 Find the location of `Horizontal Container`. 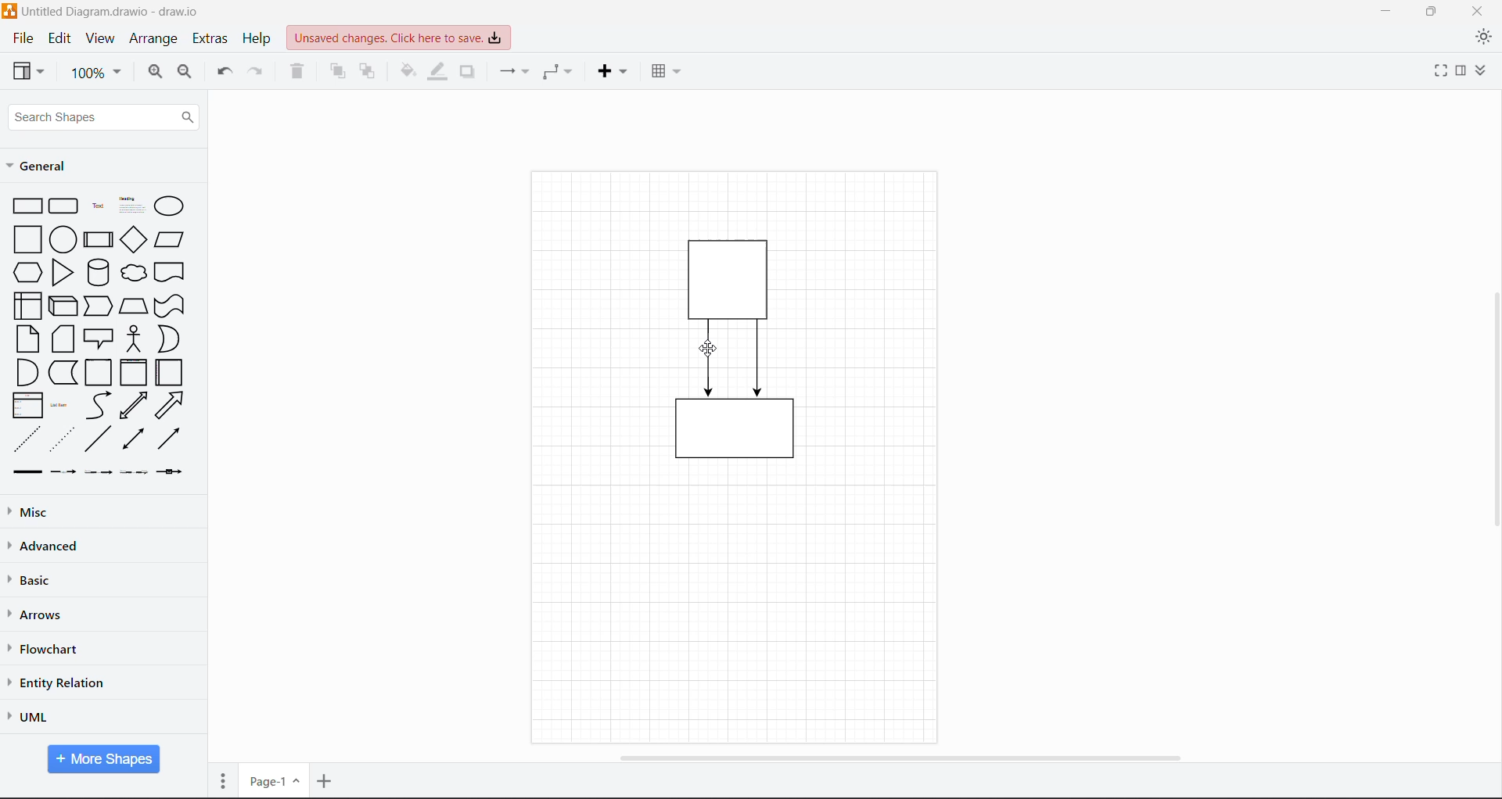

Horizontal Container is located at coordinates (170, 372).